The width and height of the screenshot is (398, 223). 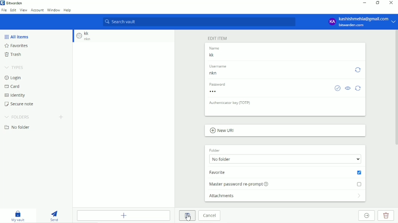 What do you see at coordinates (20, 104) in the screenshot?
I see `Secure note` at bounding box center [20, 104].